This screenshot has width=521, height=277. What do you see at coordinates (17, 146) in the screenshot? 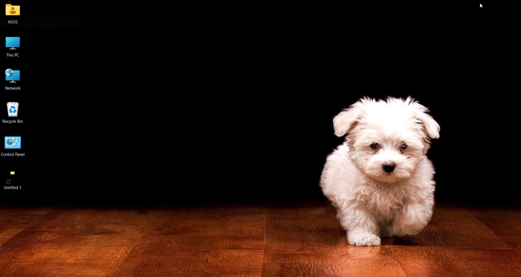
I see `control panel` at bounding box center [17, 146].